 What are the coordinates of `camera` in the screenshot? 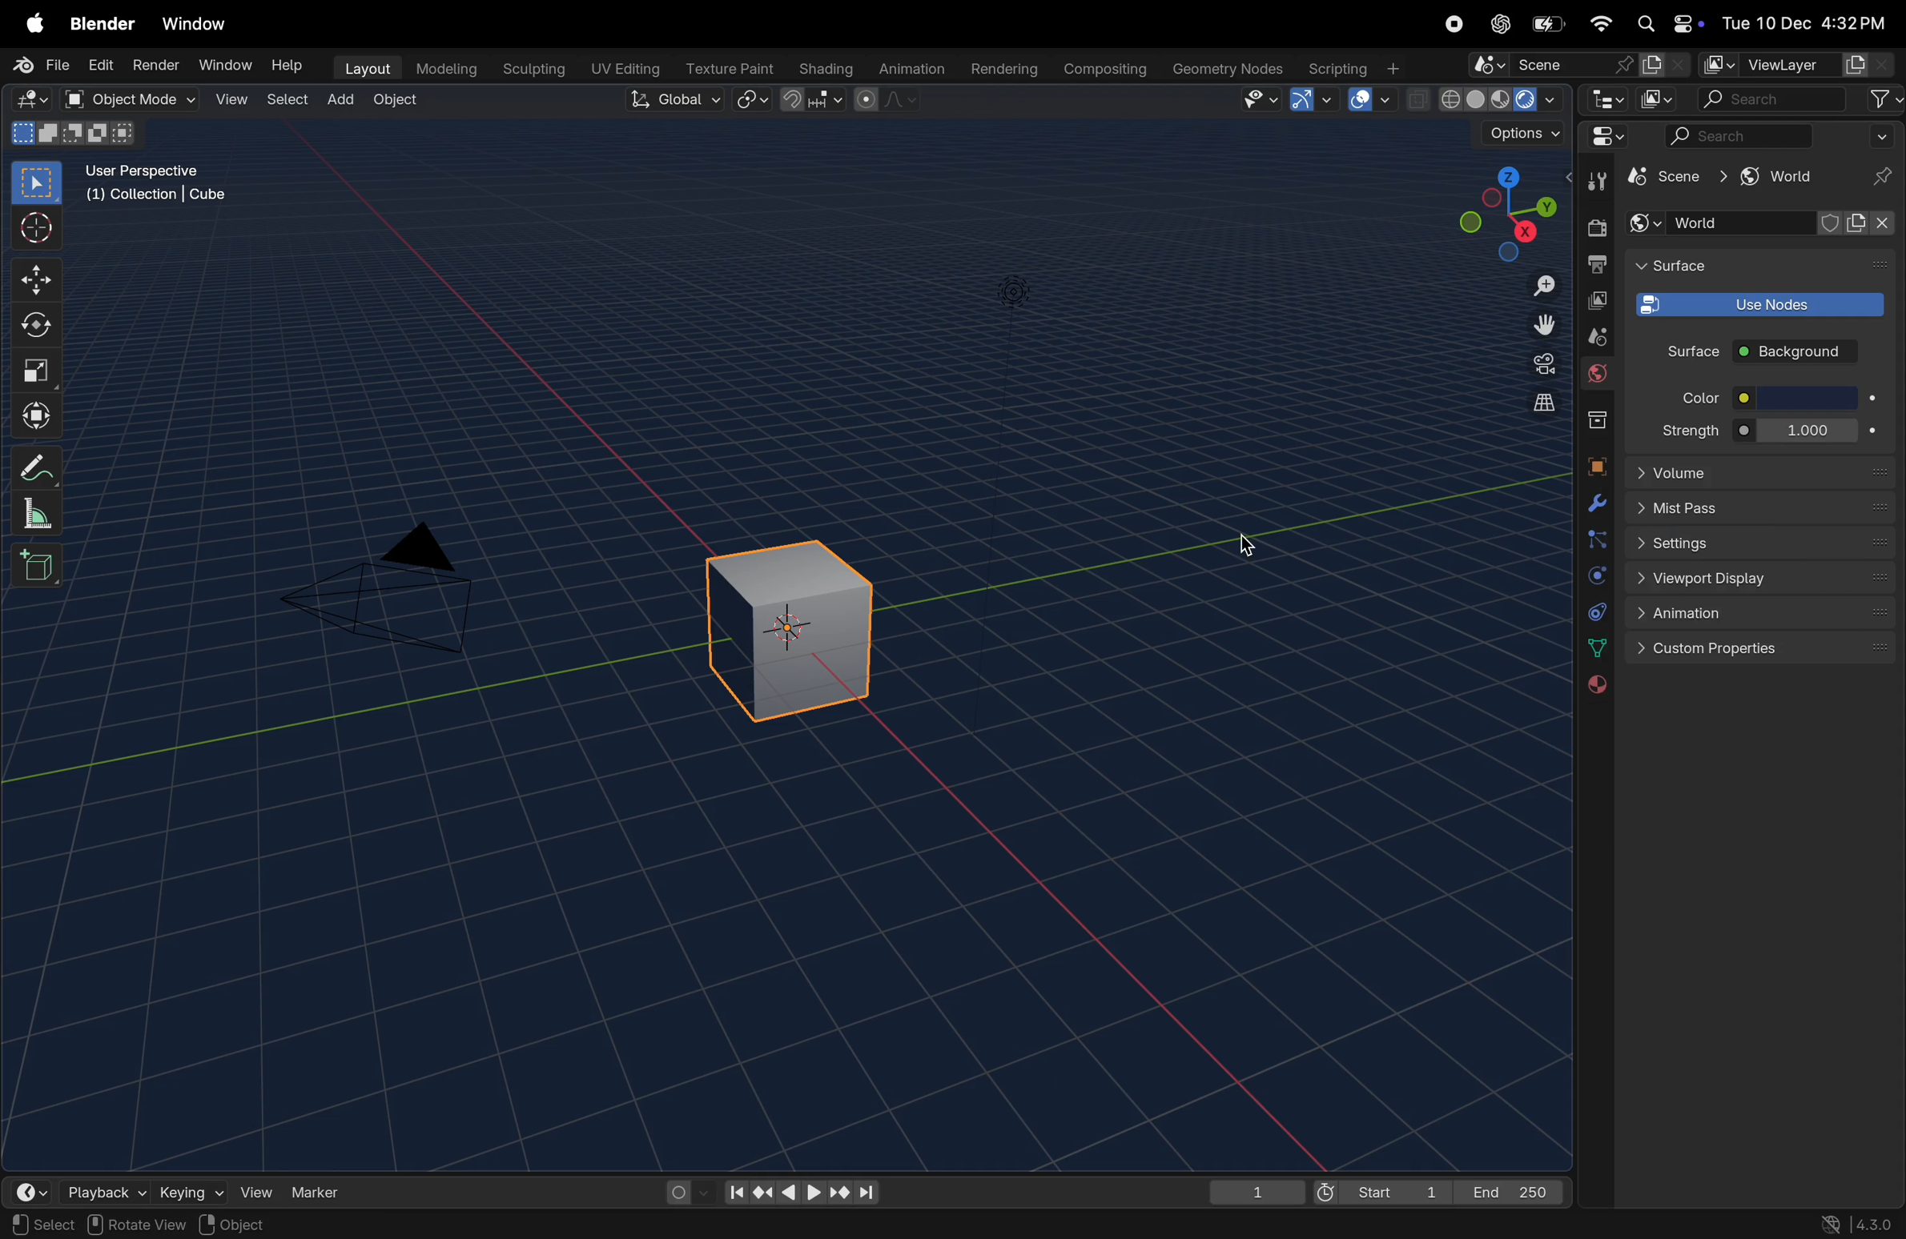 It's located at (396, 588).